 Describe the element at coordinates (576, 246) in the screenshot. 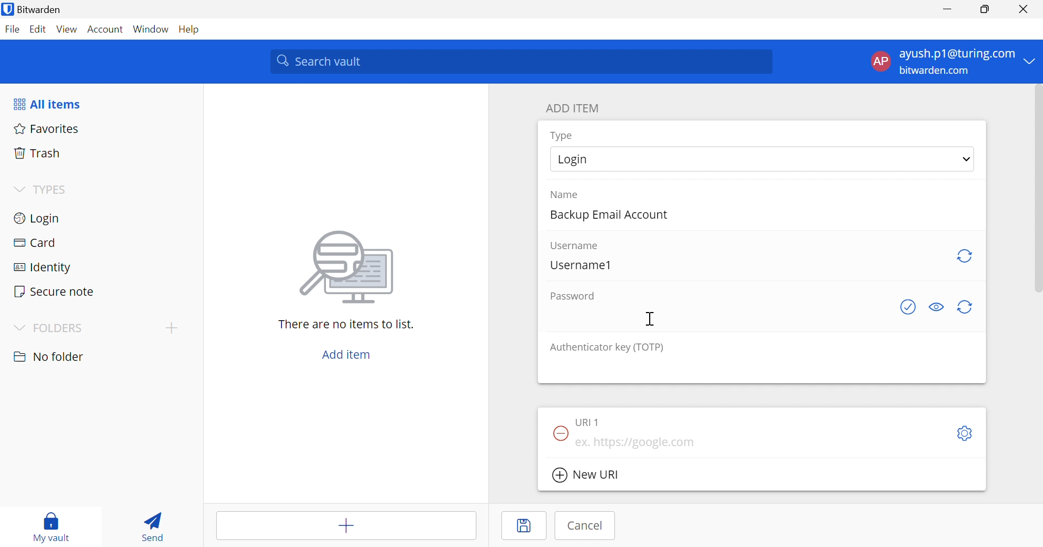

I see `Username` at that location.